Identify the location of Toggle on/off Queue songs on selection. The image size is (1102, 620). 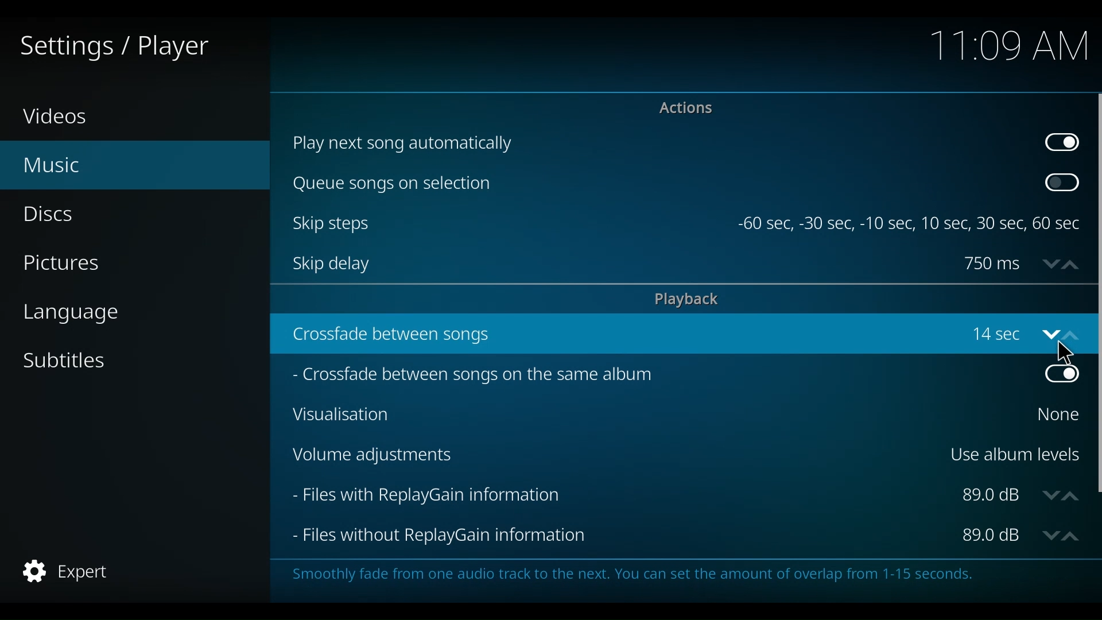
(1060, 183).